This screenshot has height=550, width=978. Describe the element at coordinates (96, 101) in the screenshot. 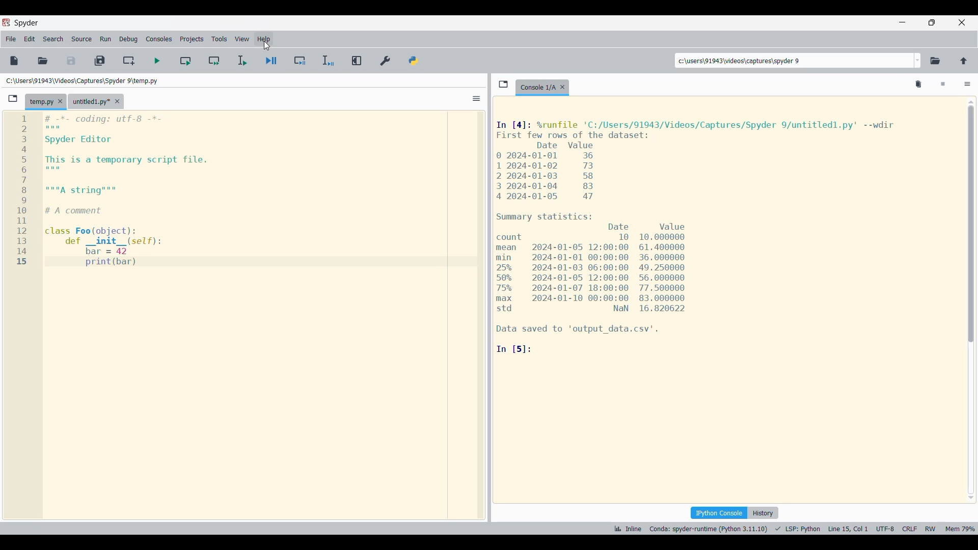

I see `Other tab` at that location.